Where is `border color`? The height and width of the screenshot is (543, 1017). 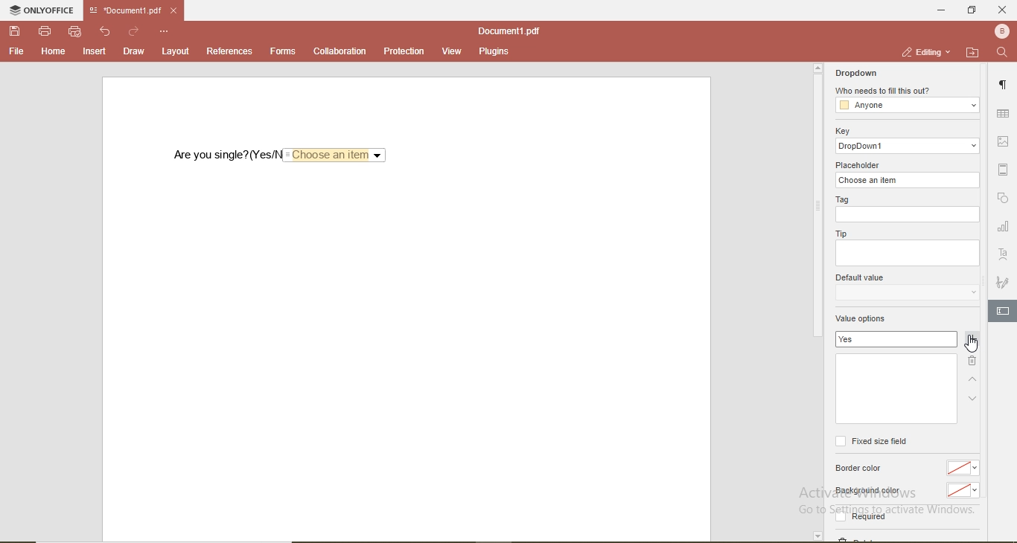 border color is located at coordinates (859, 470).